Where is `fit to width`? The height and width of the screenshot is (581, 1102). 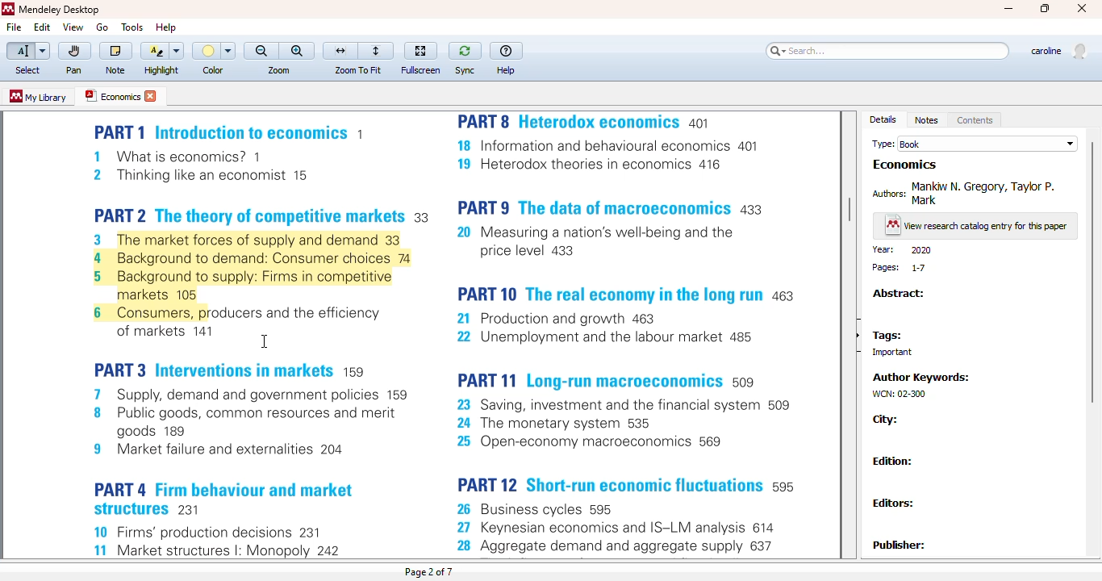 fit to width is located at coordinates (340, 51).